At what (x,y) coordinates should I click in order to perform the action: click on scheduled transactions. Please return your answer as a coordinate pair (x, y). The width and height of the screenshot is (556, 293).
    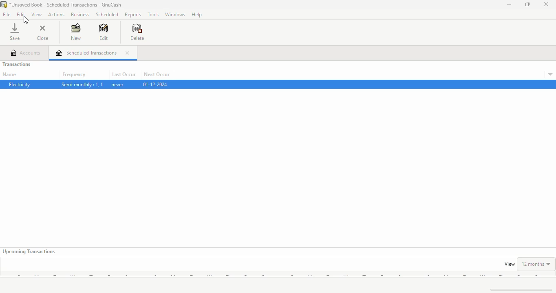
    Looking at the image, I should click on (86, 52).